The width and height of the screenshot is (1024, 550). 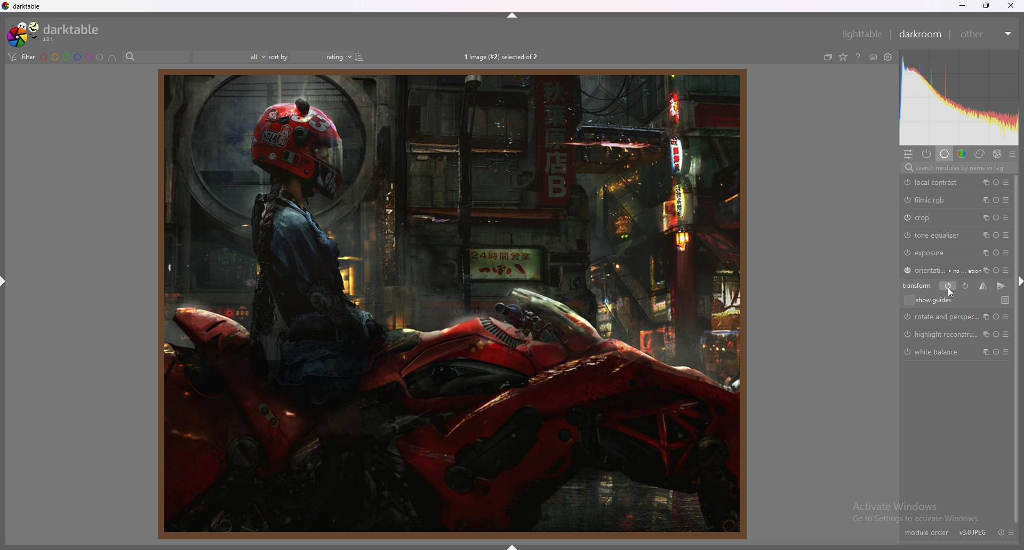 I want to click on reverse sort order, so click(x=360, y=57).